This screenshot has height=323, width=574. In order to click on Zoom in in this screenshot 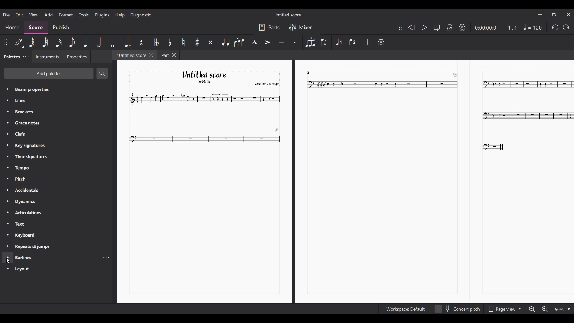, I will do `click(545, 309)`.